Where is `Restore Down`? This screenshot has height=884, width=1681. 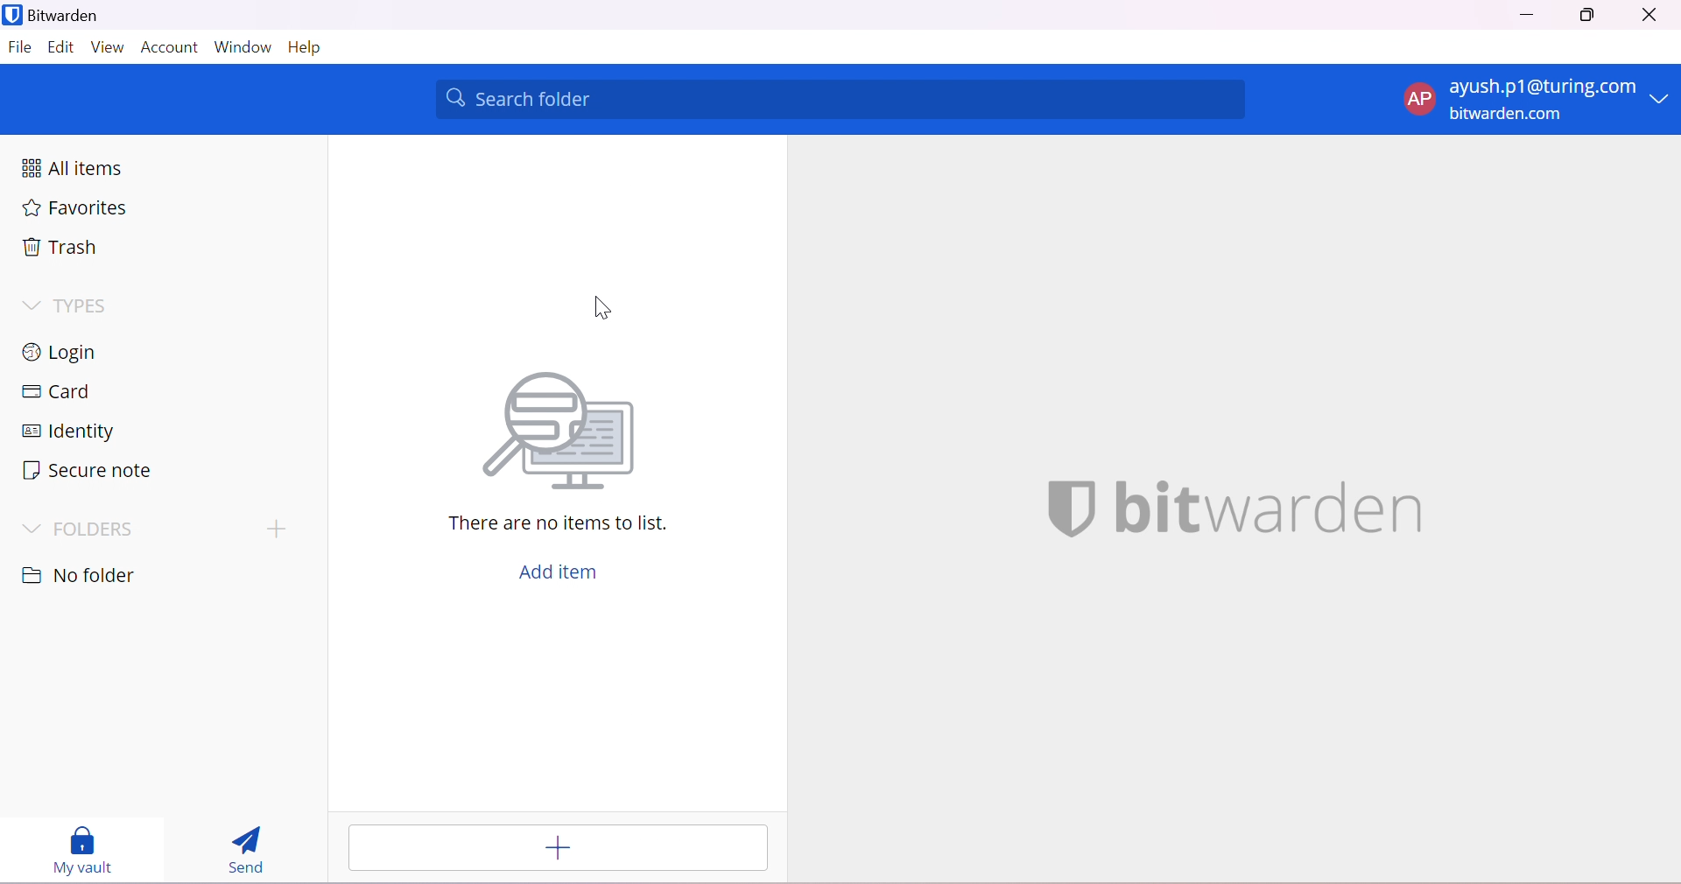
Restore Down is located at coordinates (1589, 17).